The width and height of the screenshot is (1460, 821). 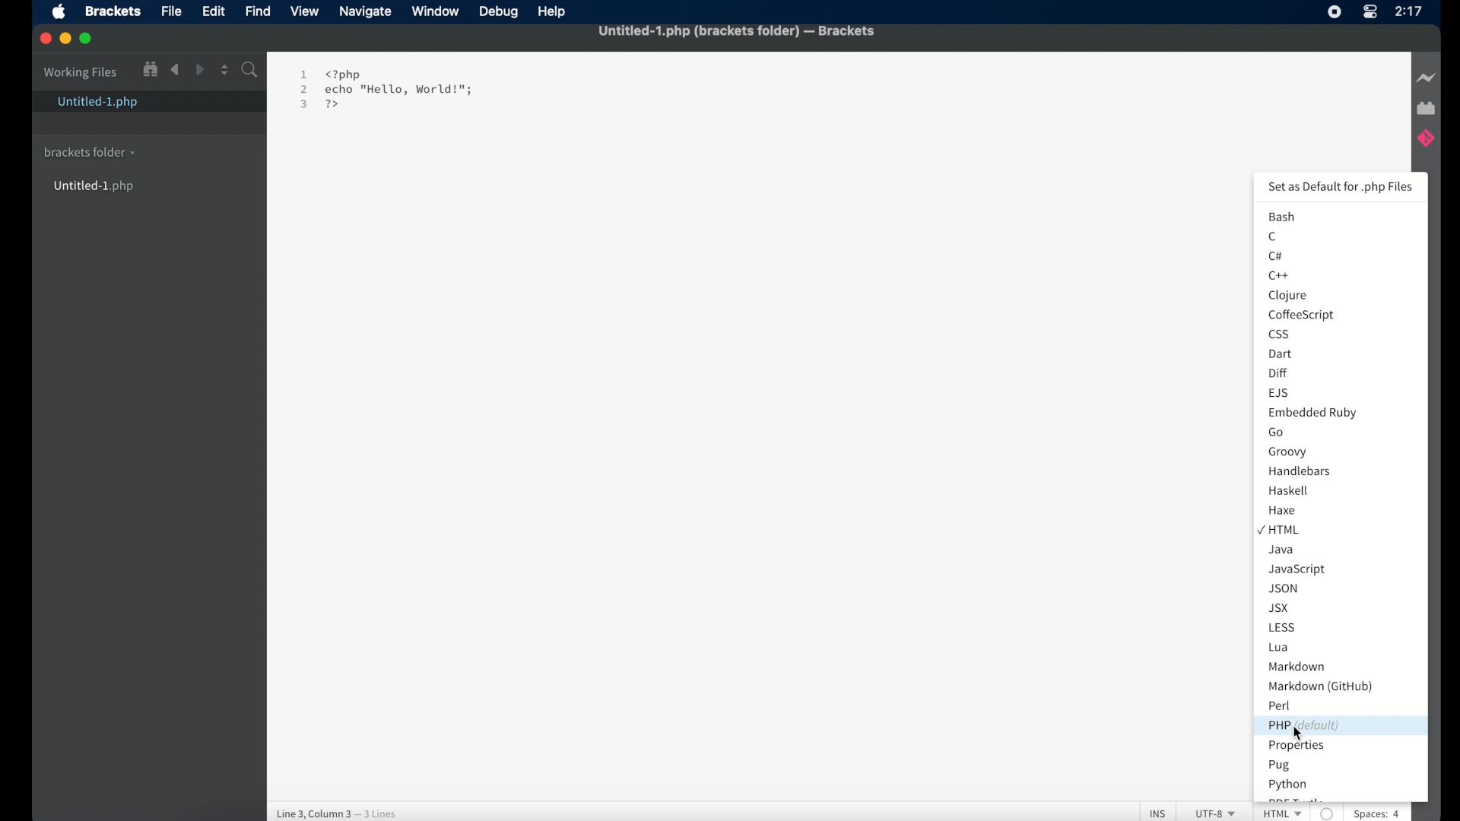 I want to click on json, so click(x=1284, y=588).